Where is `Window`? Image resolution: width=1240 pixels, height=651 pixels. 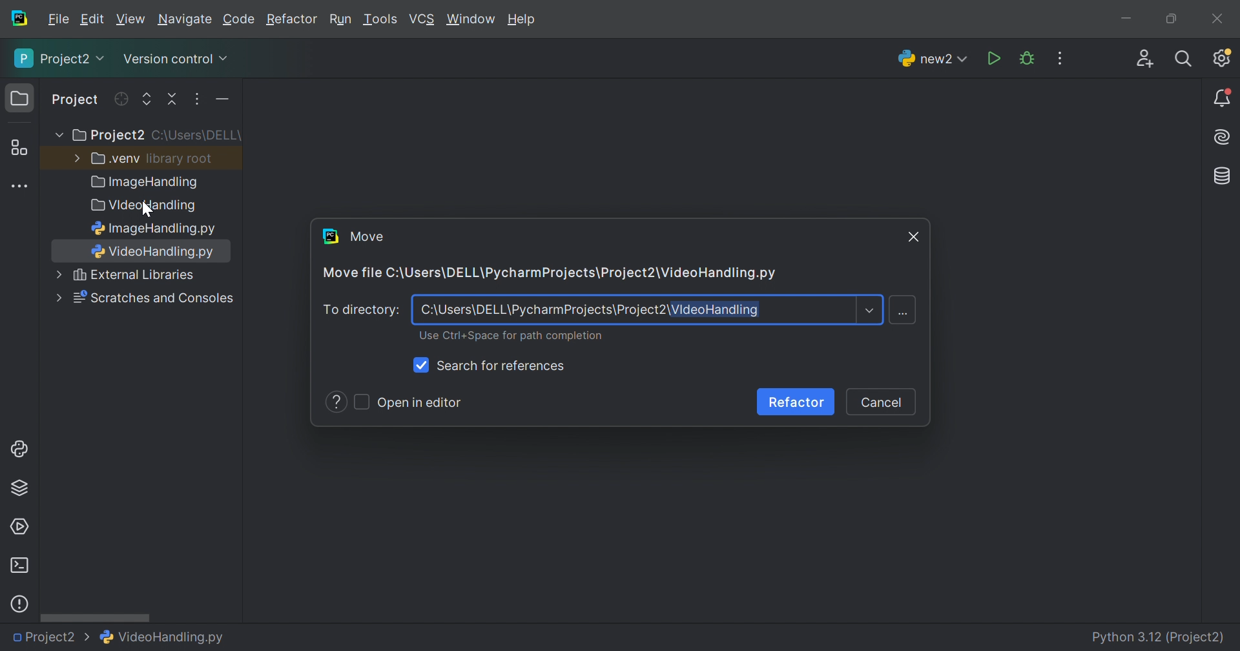 Window is located at coordinates (471, 21).